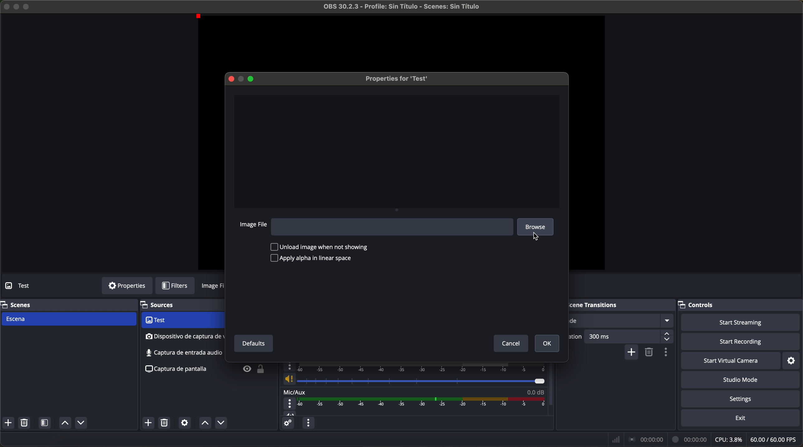 This screenshot has width=803, height=447. What do you see at coordinates (24, 423) in the screenshot?
I see `remove selected scene` at bounding box center [24, 423].